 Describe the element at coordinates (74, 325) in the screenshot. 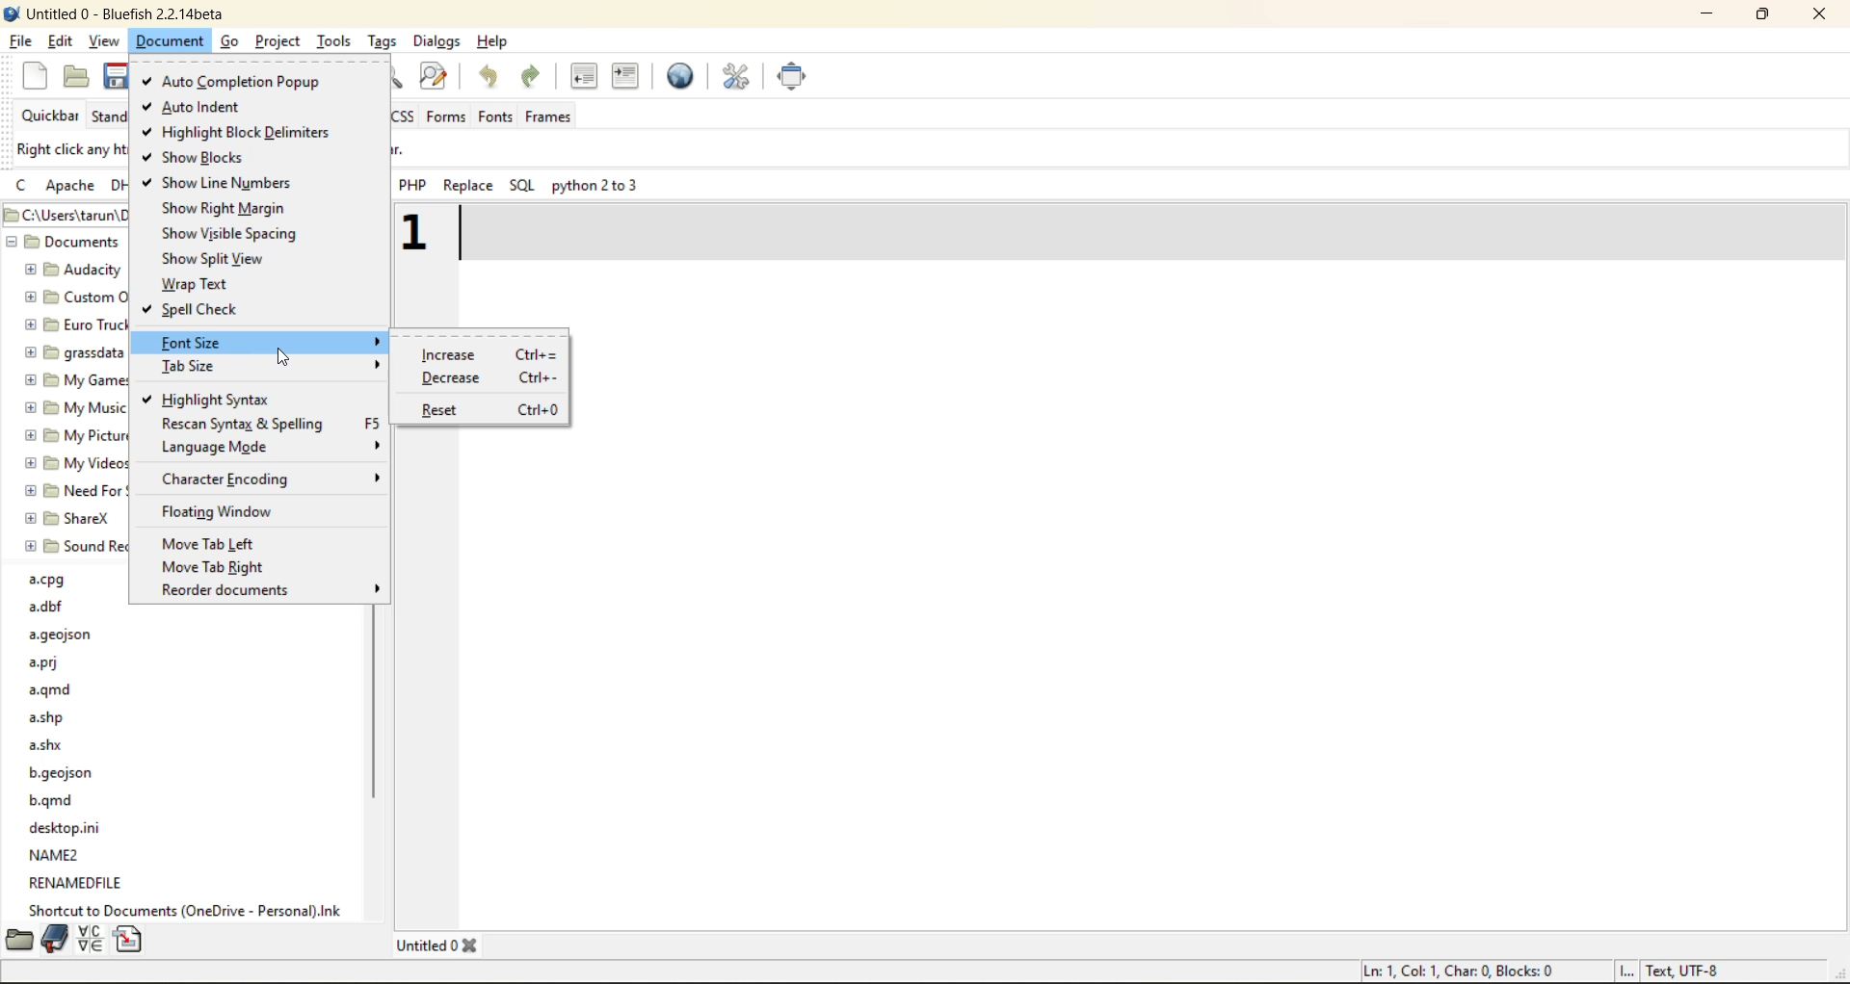

I see `euro truck simulator 2` at that location.